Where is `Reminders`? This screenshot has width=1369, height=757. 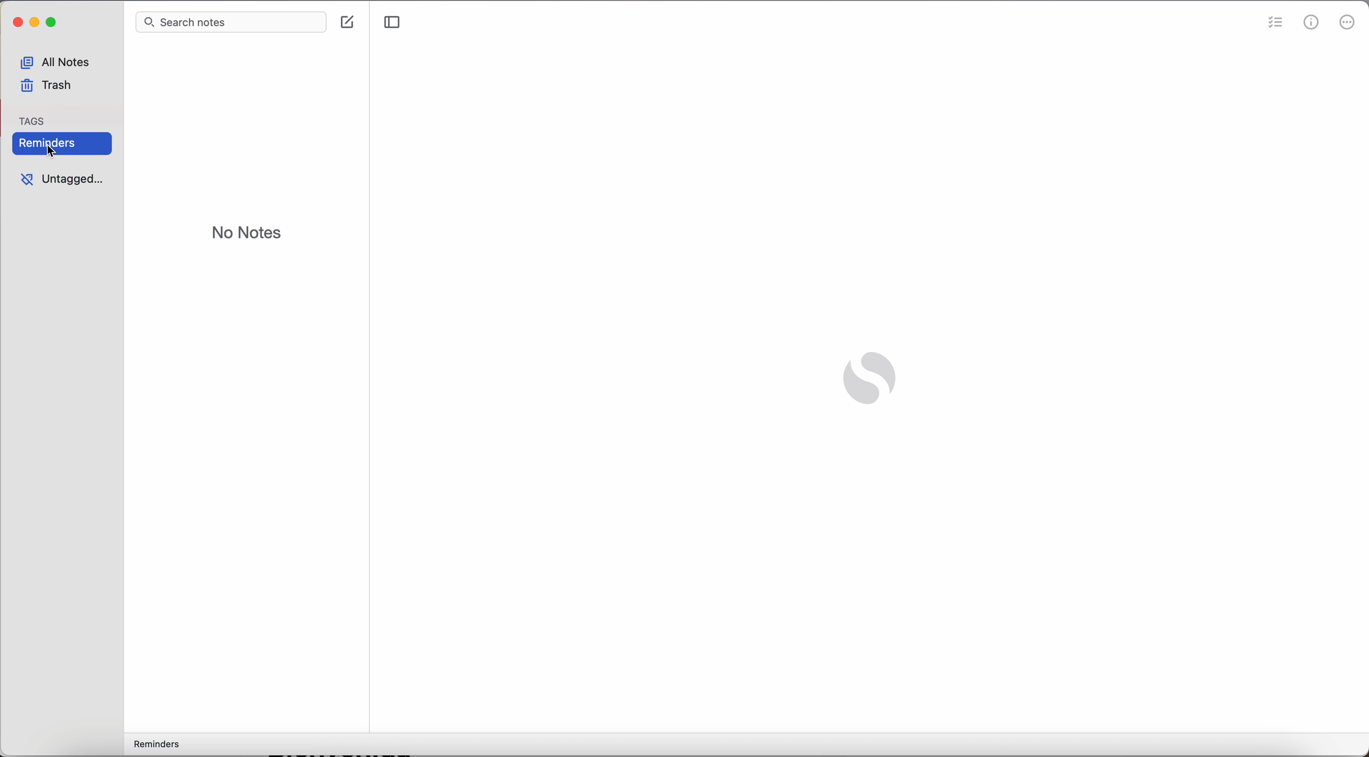
Reminders is located at coordinates (27, 144).